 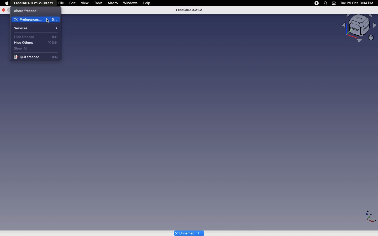 What do you see at coordinates (27, 19) in the screenshot?
I see `Preferences` at bounding box center [27, 19].